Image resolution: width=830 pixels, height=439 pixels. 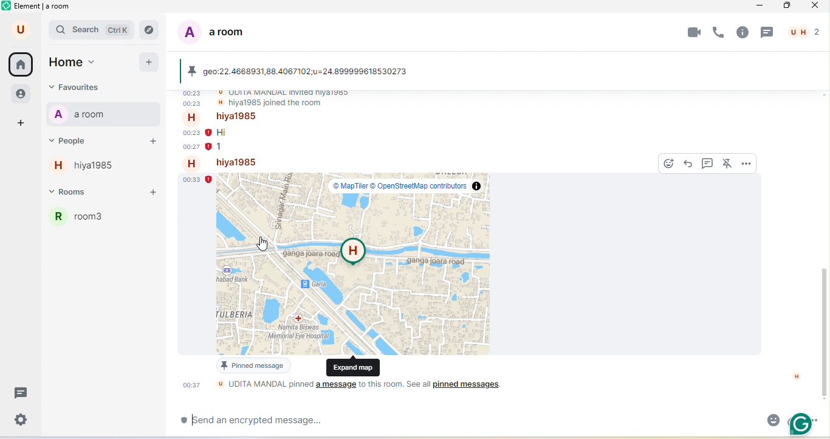 What do you see at coordinates (769, 33) in the screenshot?
I see `threads` at bounding box center [769, 33].